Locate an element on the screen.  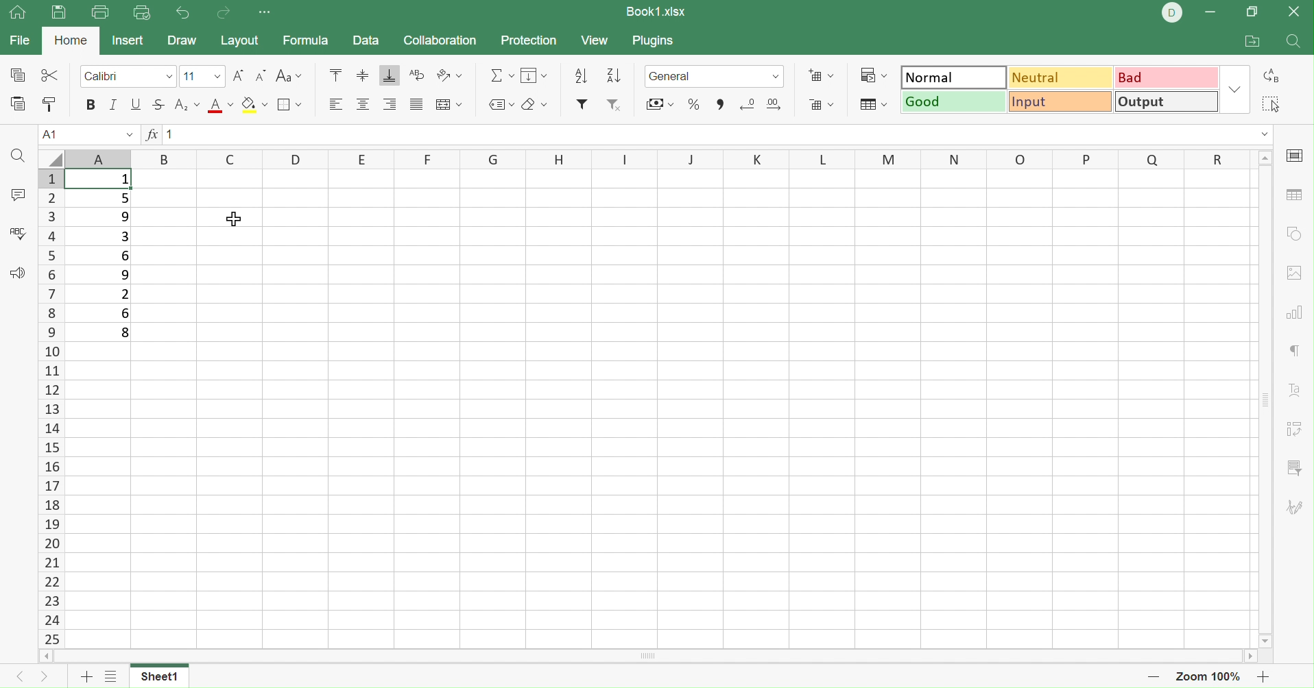
Previous is located at coordinates (15, 680).